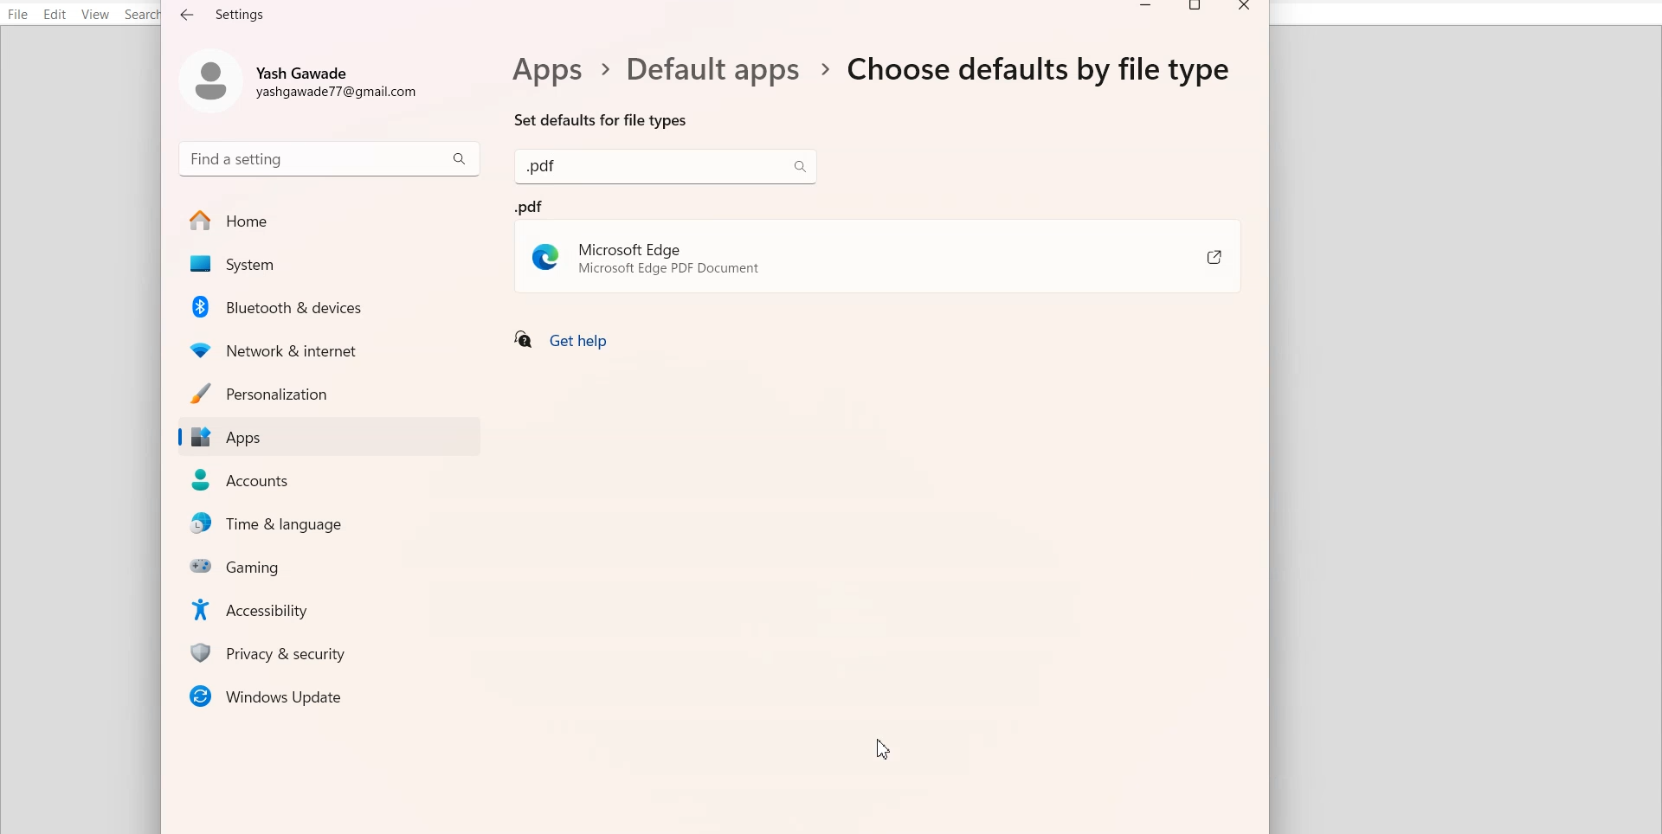 This screenshot has width=1662, height=834. Describe the element at coordinates (670, 170) in the screenshot. I see `search` at that location.